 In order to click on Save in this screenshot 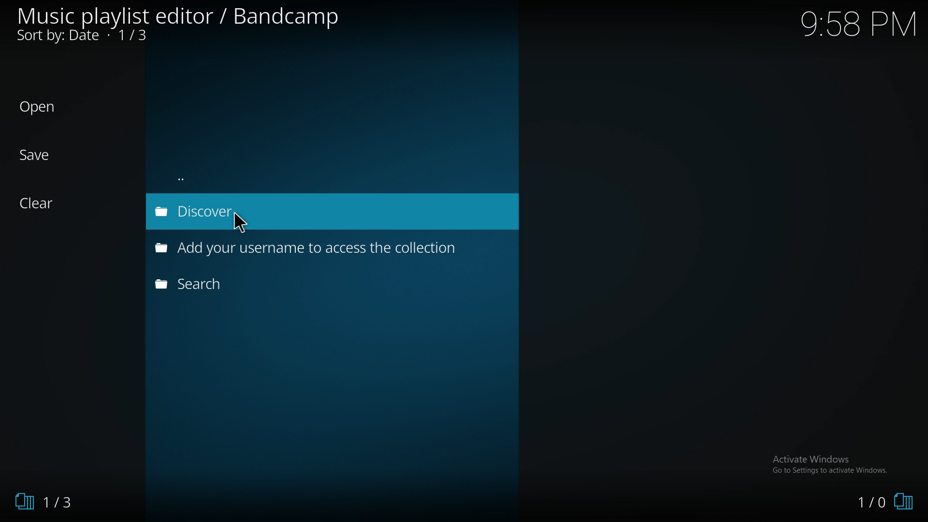, I will do `click(36, 155)`.